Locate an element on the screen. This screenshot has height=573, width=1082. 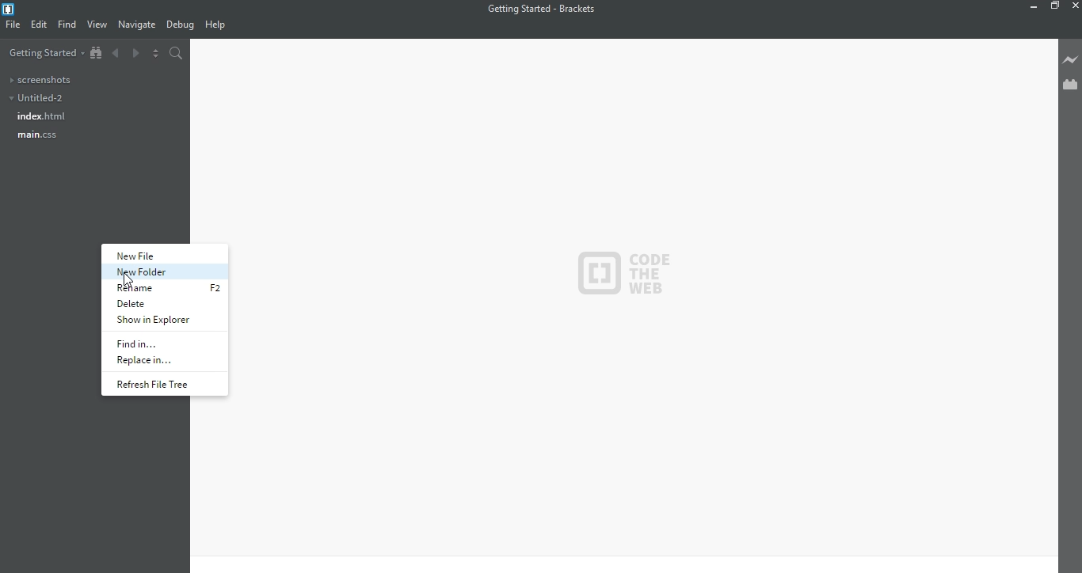
rename is located at coordinates (143, 287).